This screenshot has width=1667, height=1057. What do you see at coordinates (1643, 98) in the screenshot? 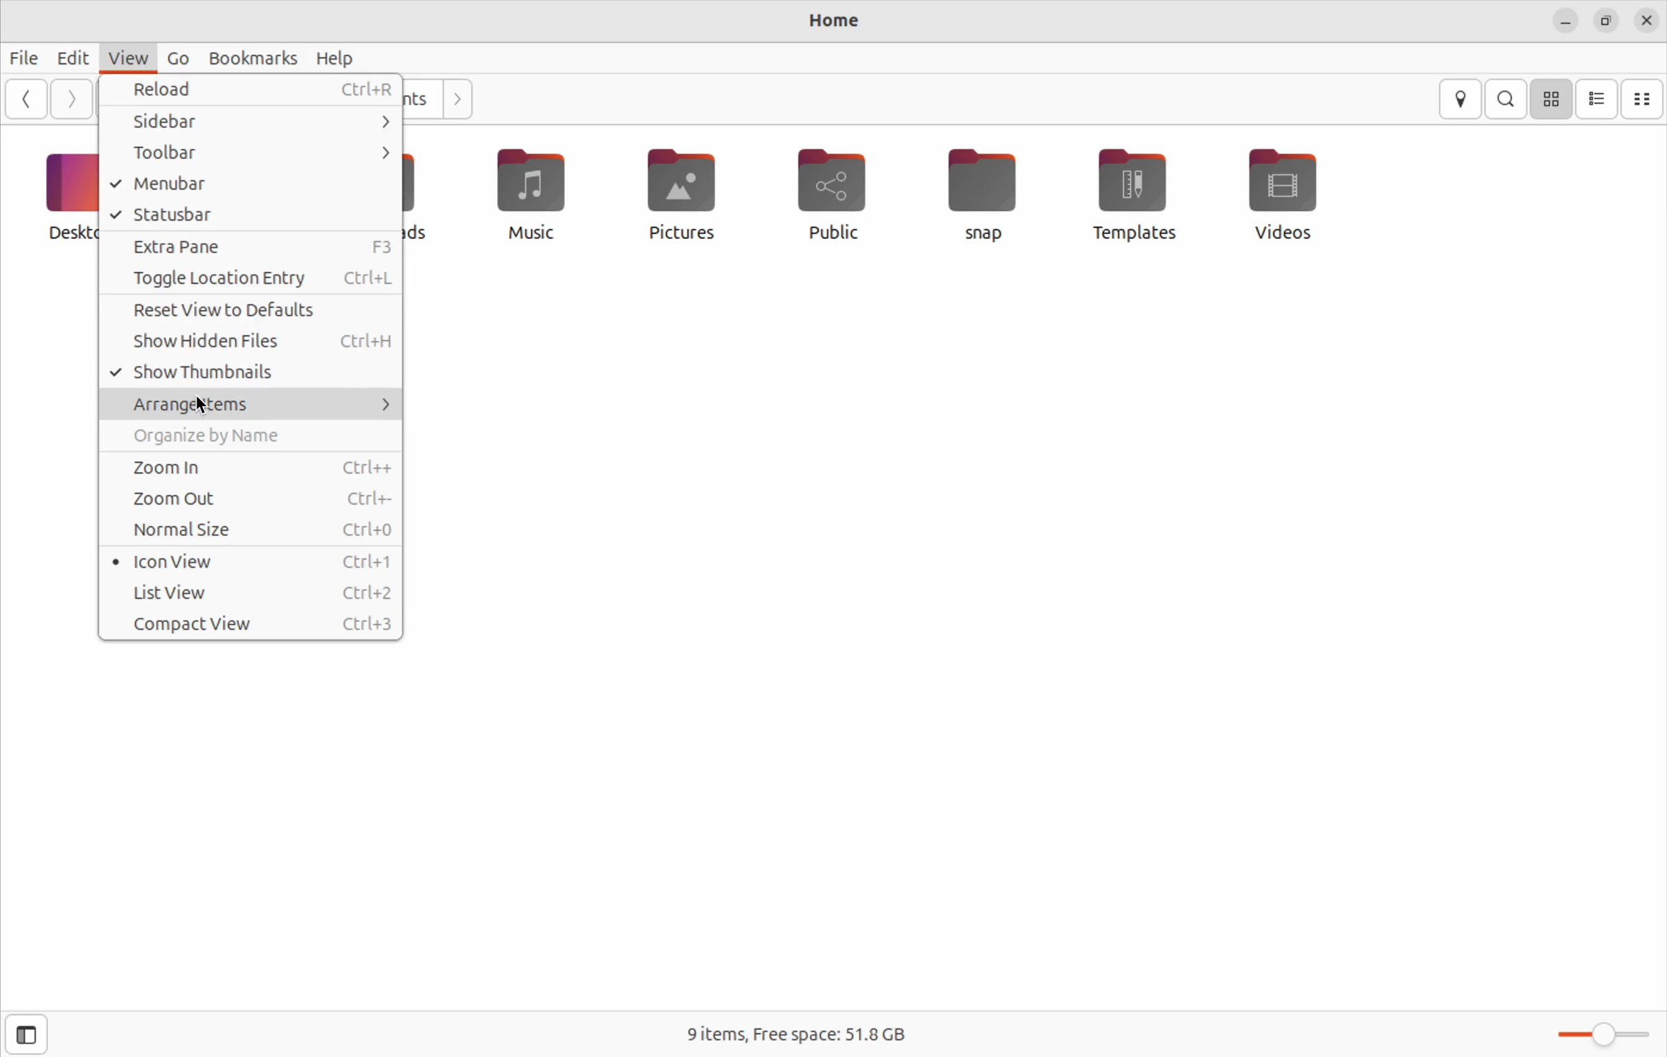
I see `compact view` at bounding box center [1643, 98].